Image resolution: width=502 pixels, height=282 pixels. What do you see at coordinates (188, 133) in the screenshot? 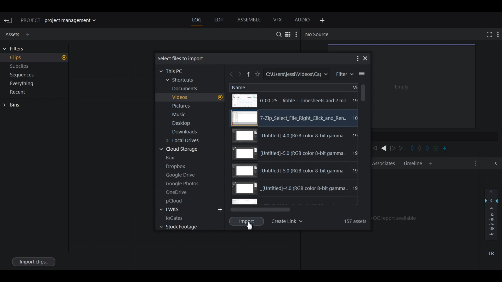
I see `Downloads` at bounding box center [188, 133].